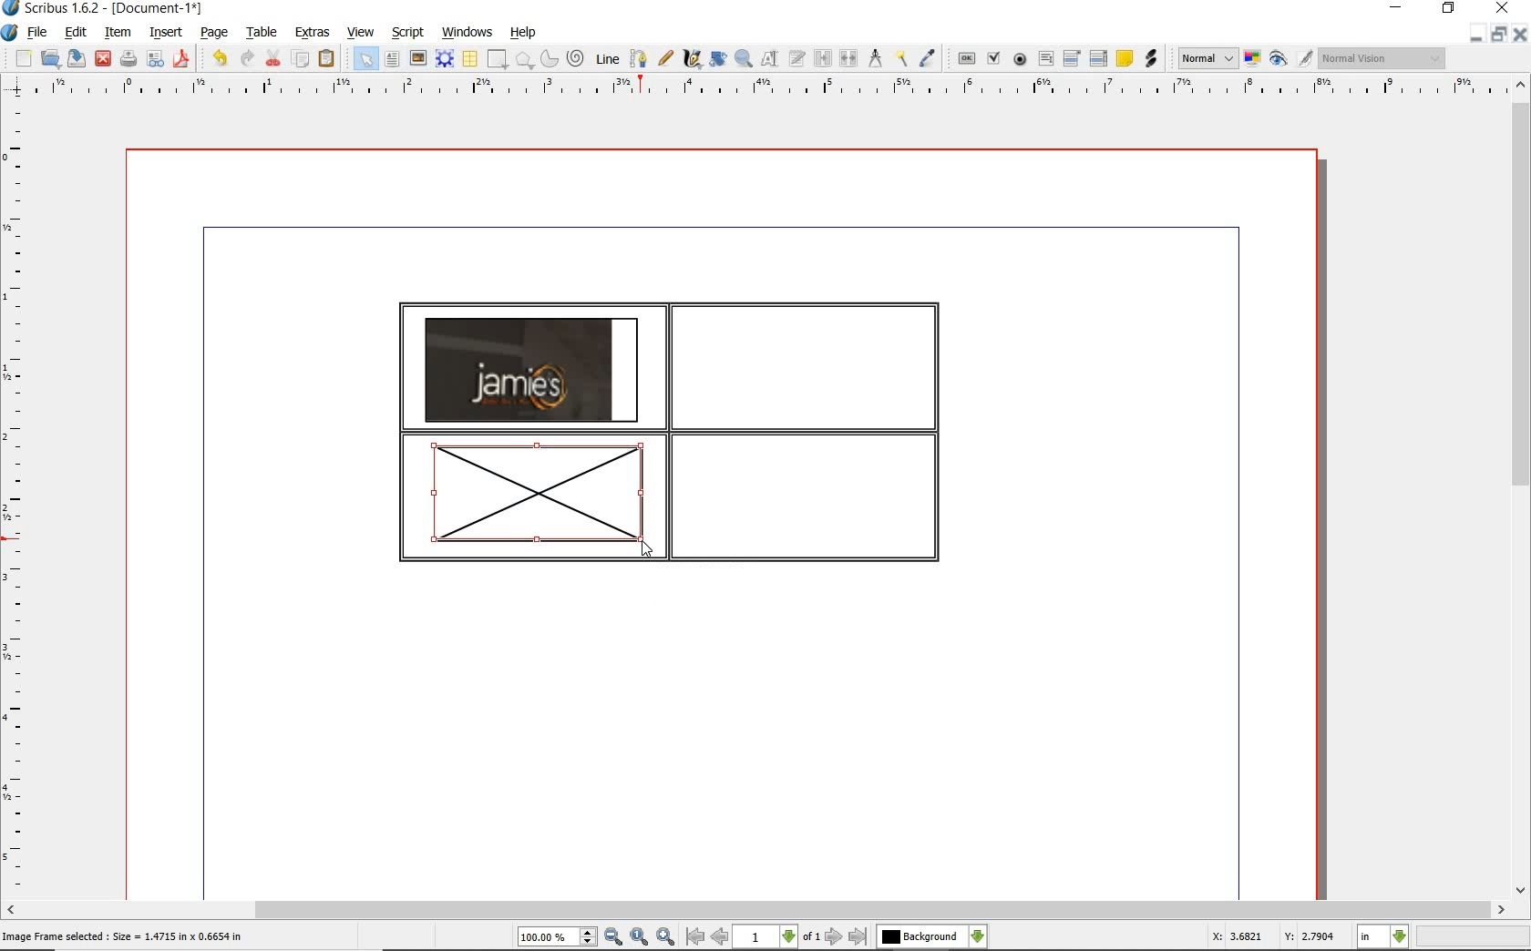 This screenshot has height=951, width=1531. Describe the element at coordinates (525, 61) in the screenshot. I see `shape` at that location.